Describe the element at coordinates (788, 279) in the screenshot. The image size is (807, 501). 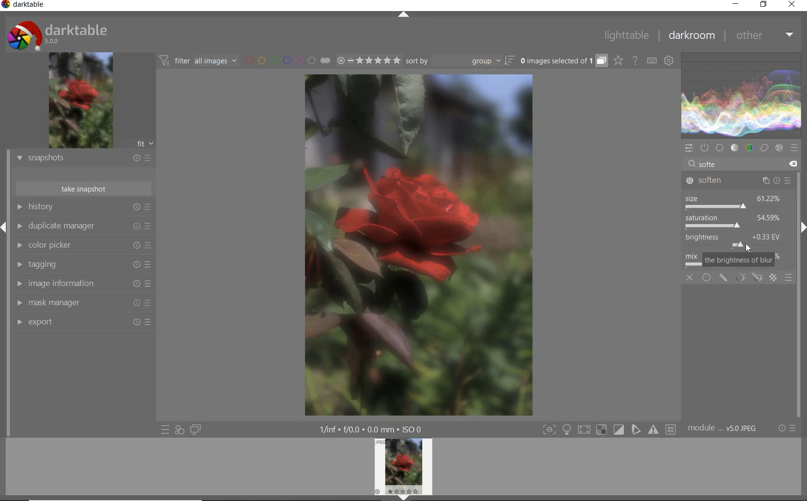
I see `blending options` at that location.